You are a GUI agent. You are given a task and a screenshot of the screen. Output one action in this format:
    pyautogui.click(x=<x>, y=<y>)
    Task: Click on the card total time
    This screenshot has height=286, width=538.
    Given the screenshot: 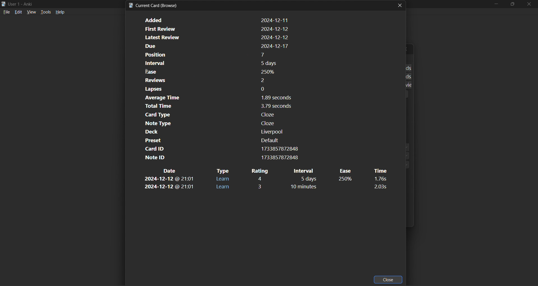 What is the action you would take?
    pyautogui.click(x=214, y=106)
    